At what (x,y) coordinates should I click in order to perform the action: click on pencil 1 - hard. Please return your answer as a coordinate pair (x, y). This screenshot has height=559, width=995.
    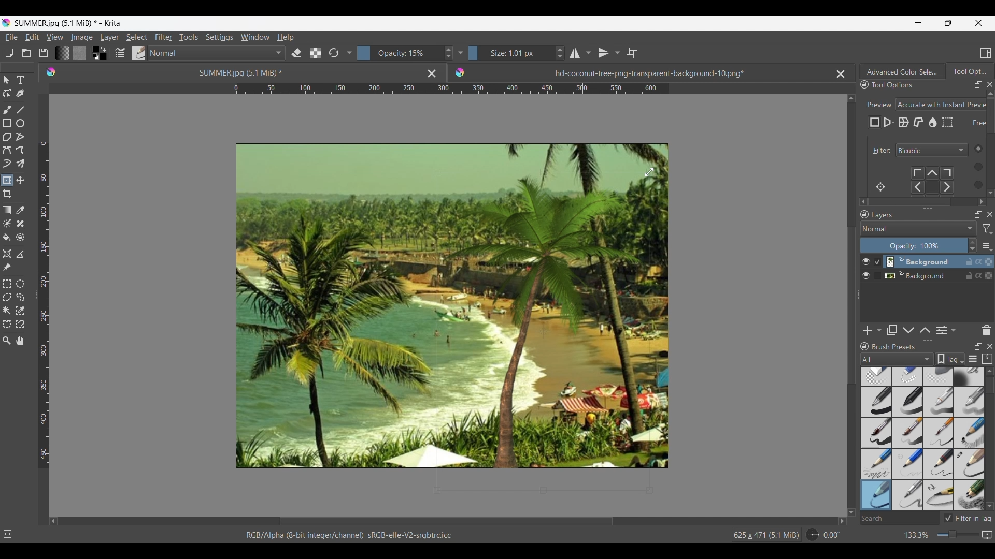
    Looking at the image, I should click on (907, 463).